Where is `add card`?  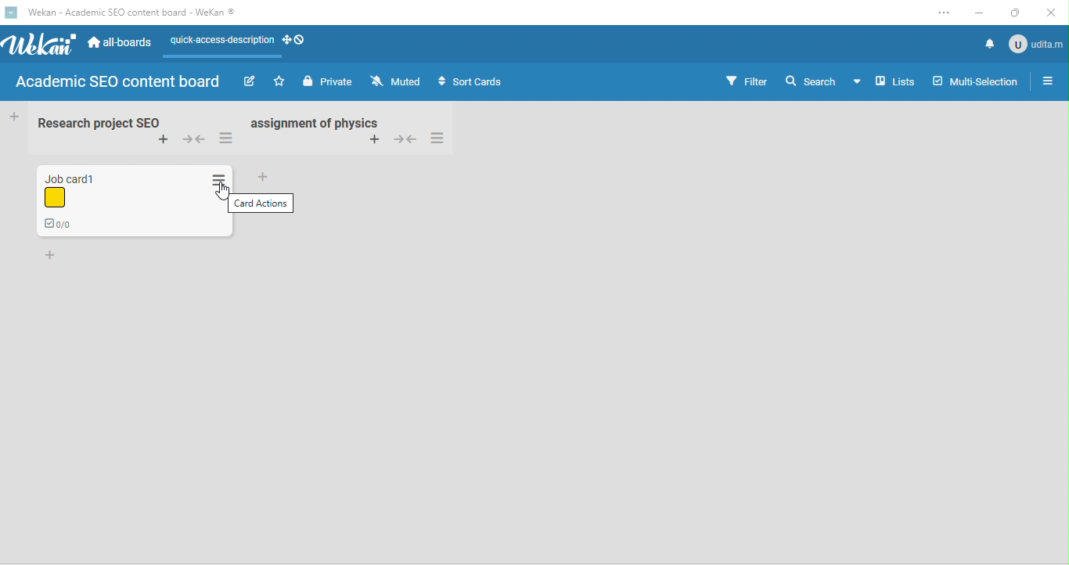
add card is located at coordinates (52, 254).